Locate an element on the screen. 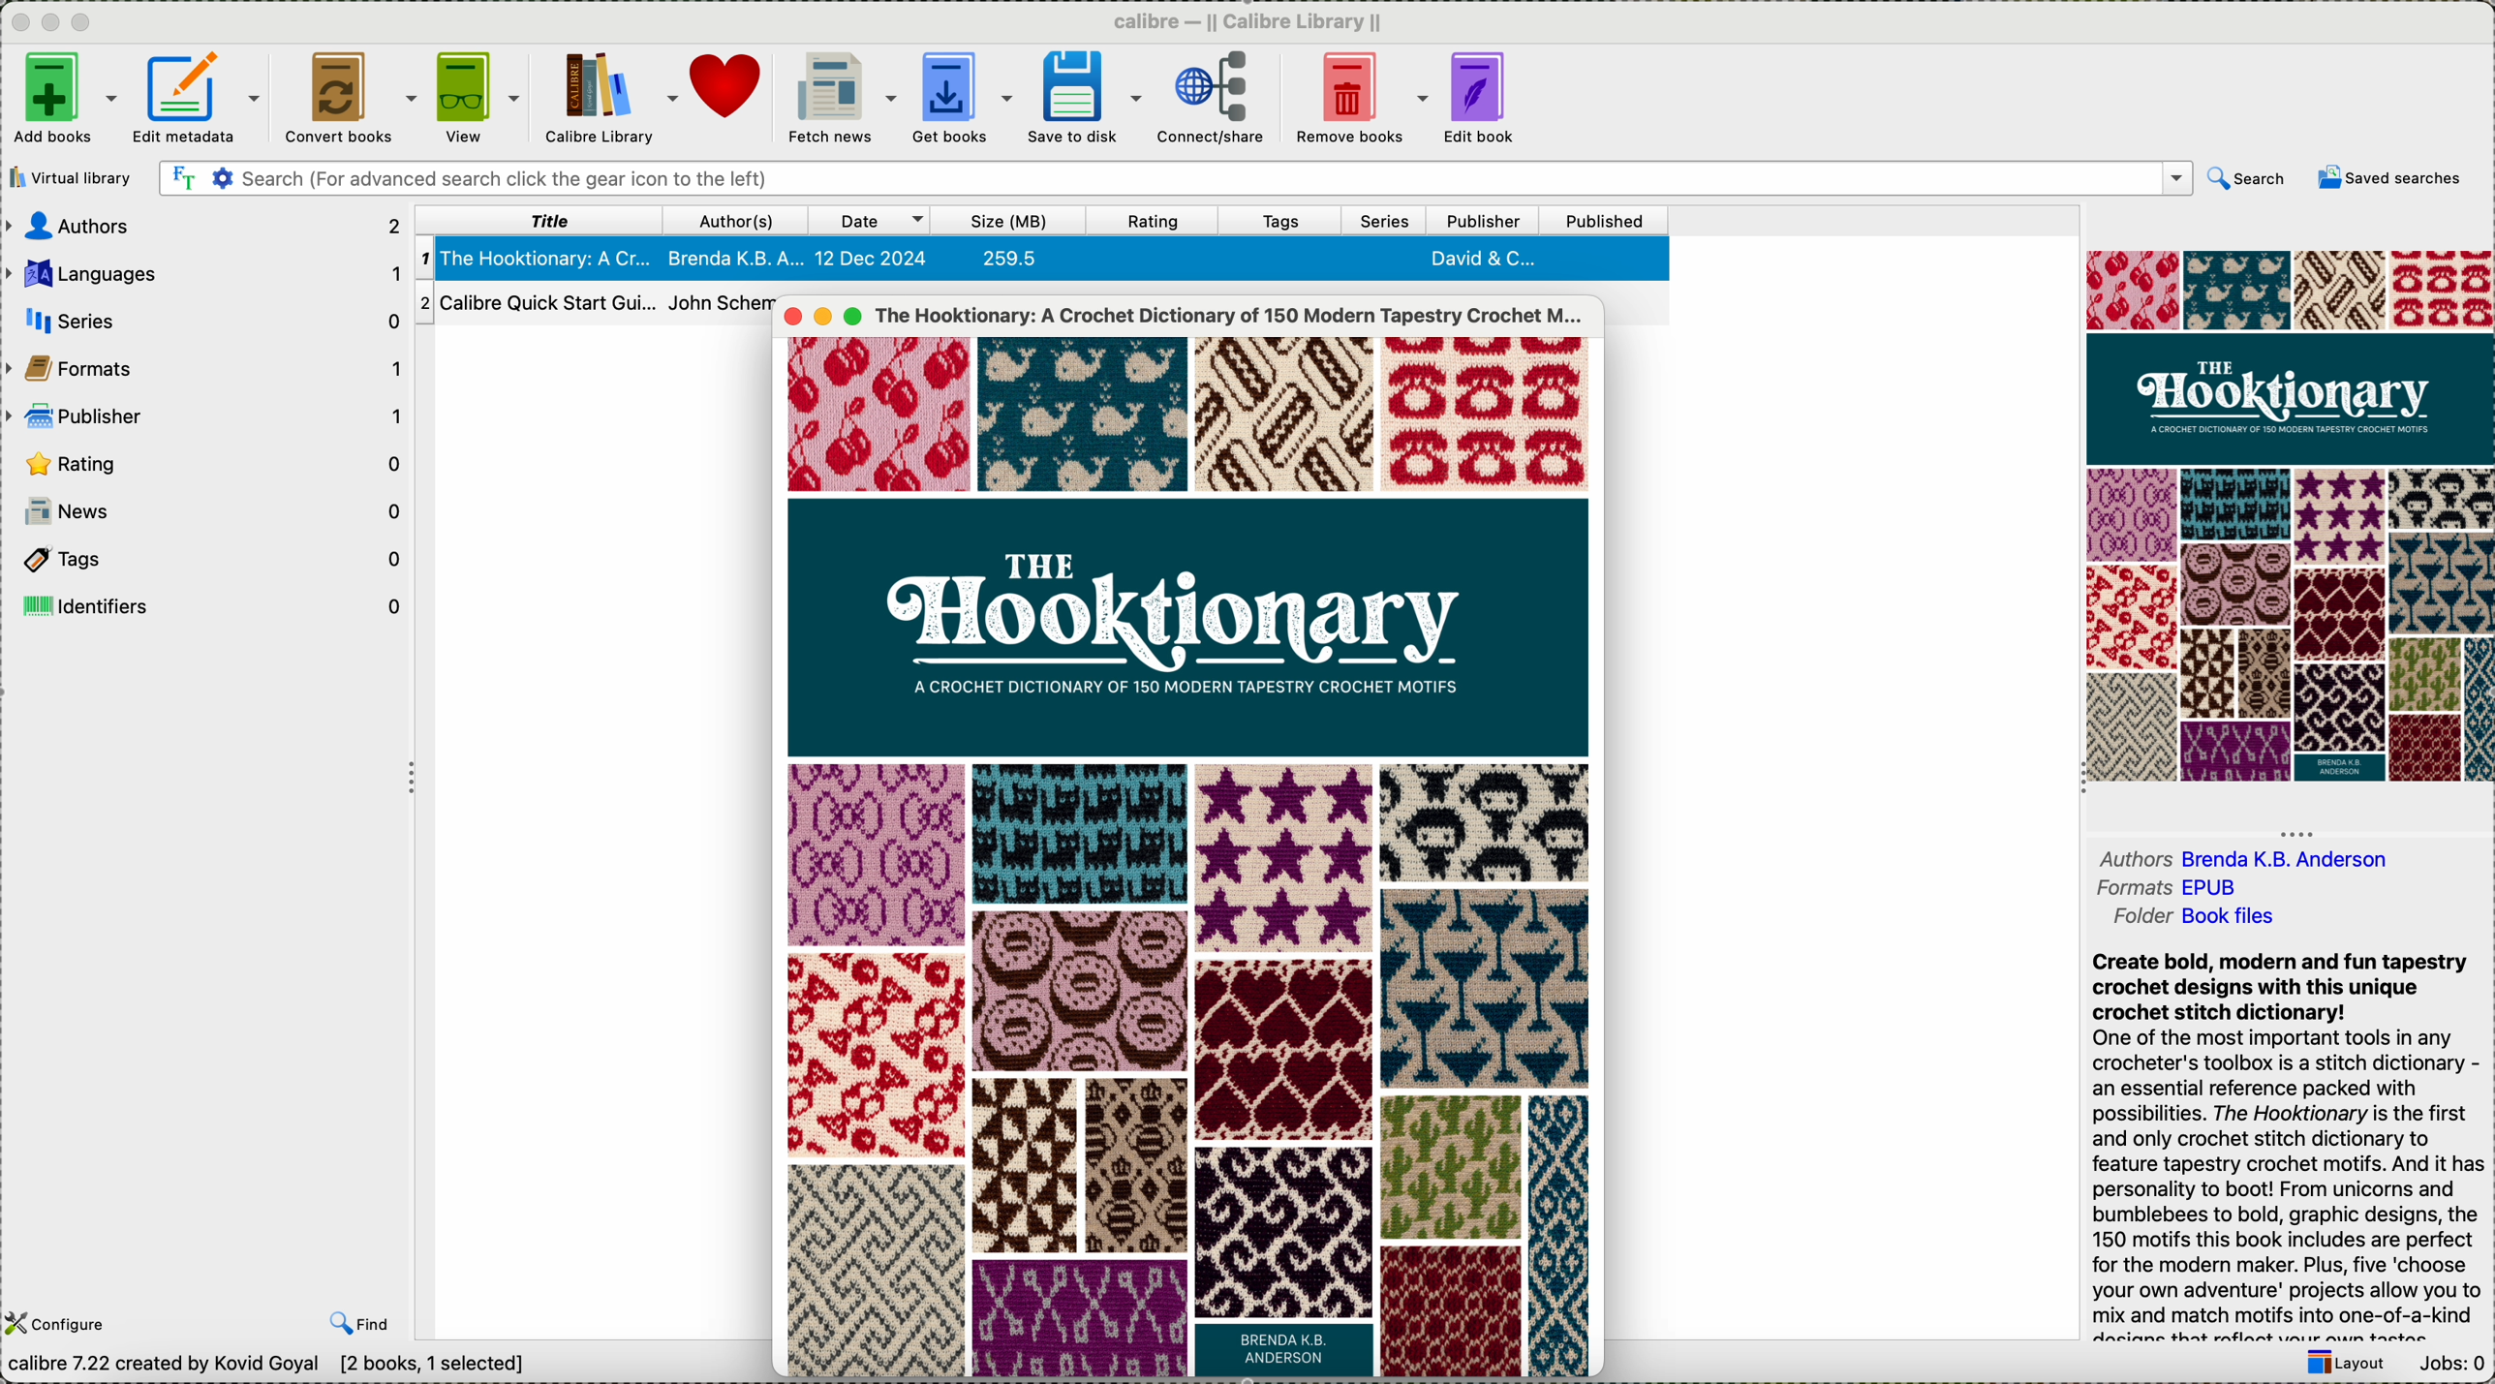 The image size is (2495, 1384). identifiers is located at coordinates (207, 603).